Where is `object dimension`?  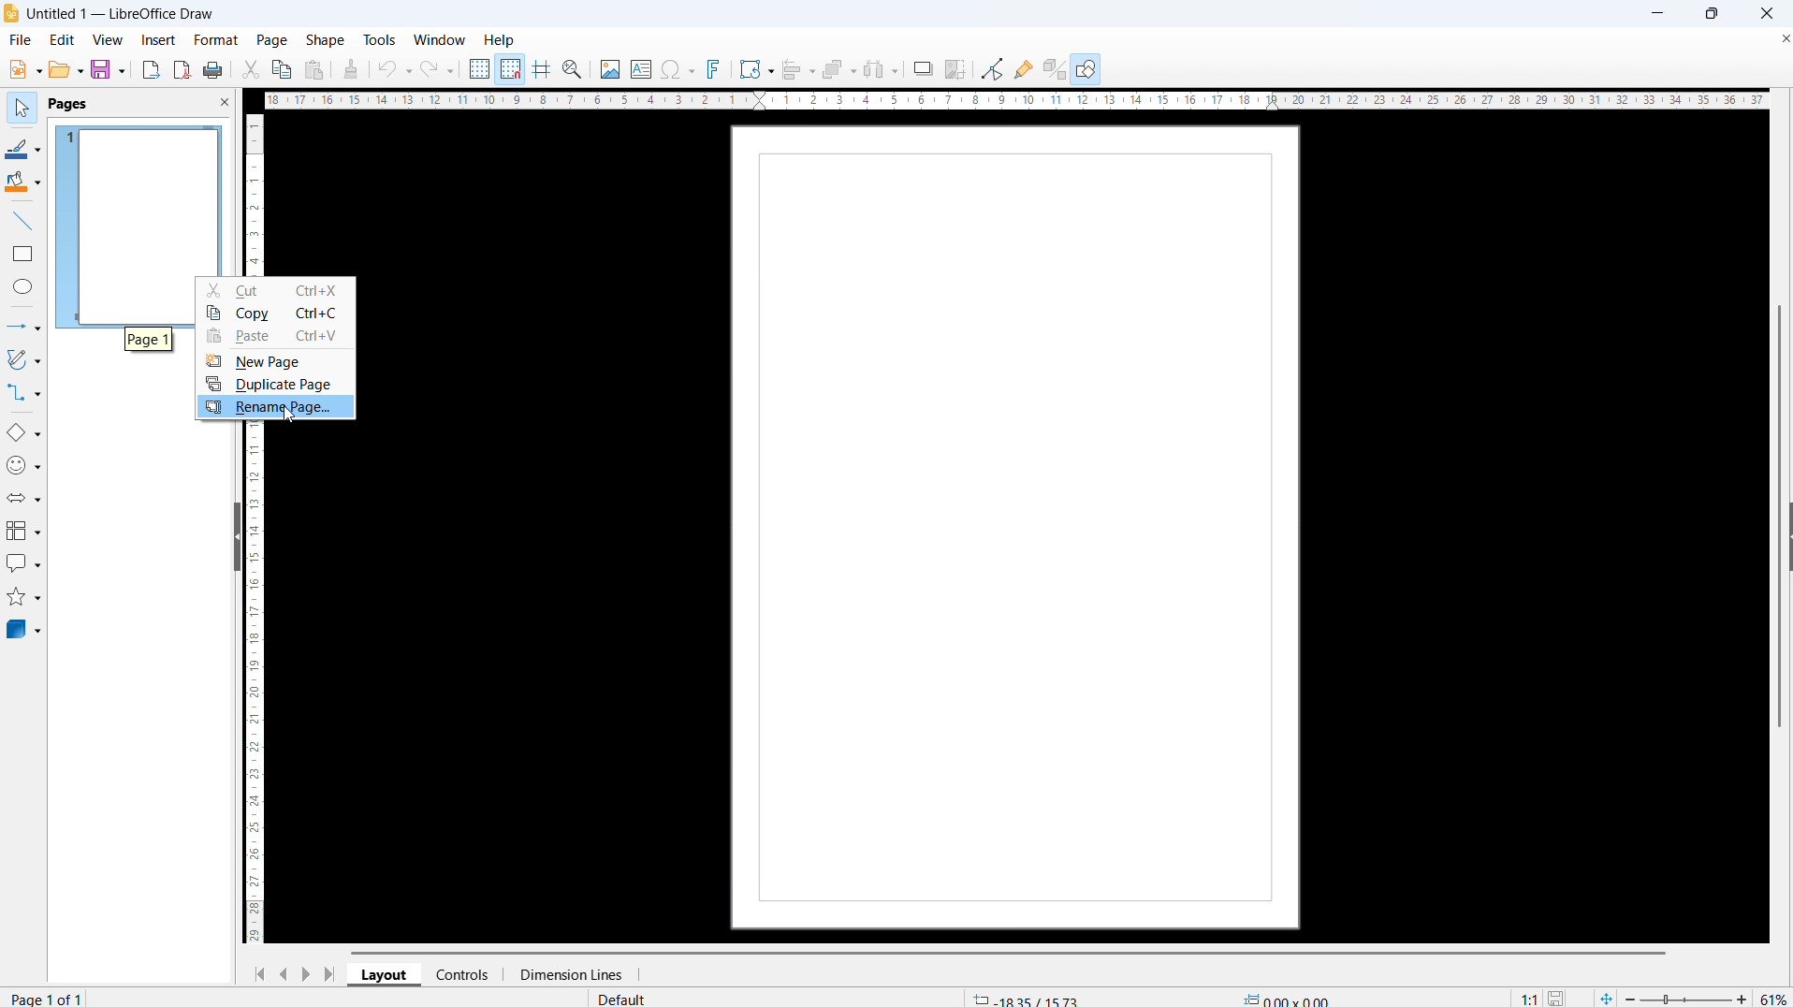 object dimension is located at coordinates (1288, 997).